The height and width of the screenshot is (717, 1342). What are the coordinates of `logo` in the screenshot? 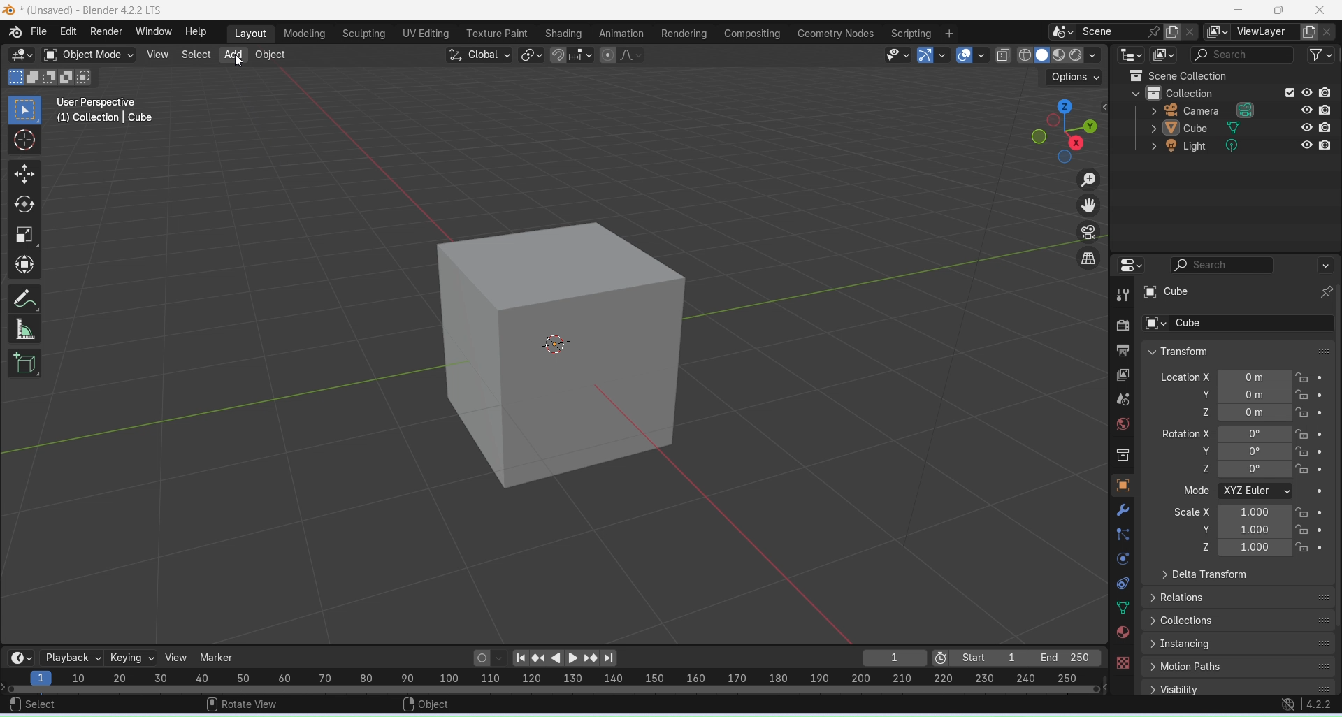 It's located at (9, 11).